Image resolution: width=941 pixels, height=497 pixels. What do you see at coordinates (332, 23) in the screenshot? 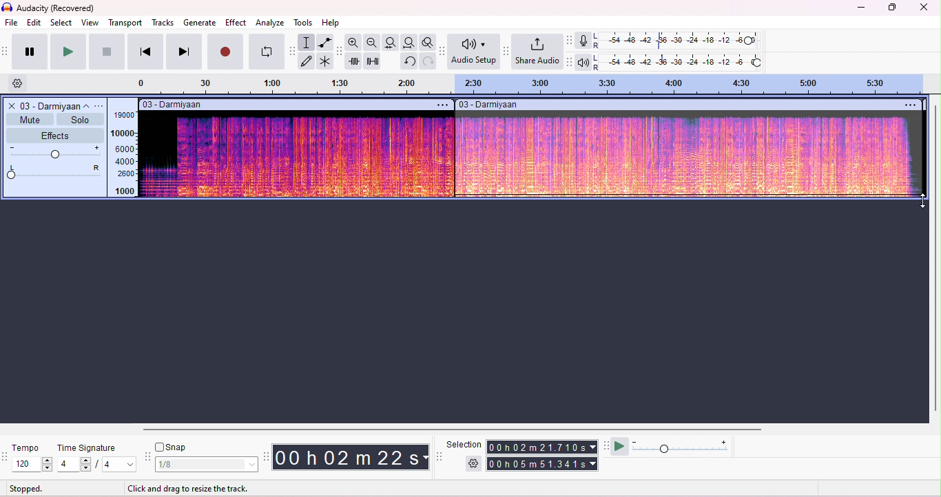
I see `help` at bounding box center [332, 23].